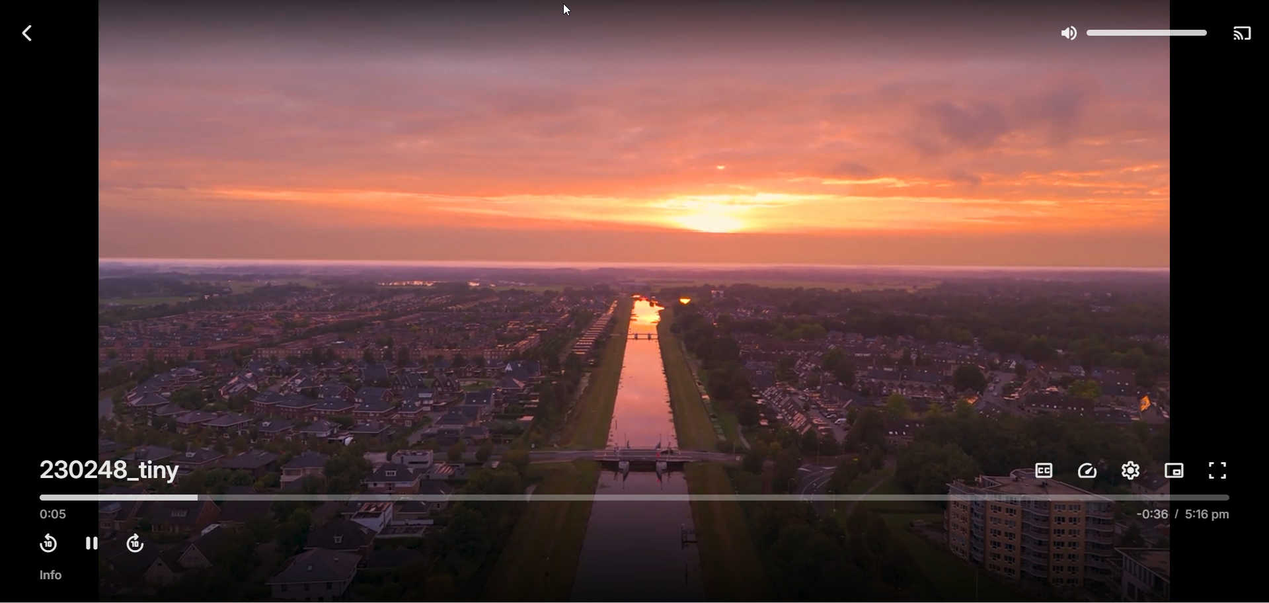 The image size is (1269, 603). I want to click on volume, so click(1133, 33).